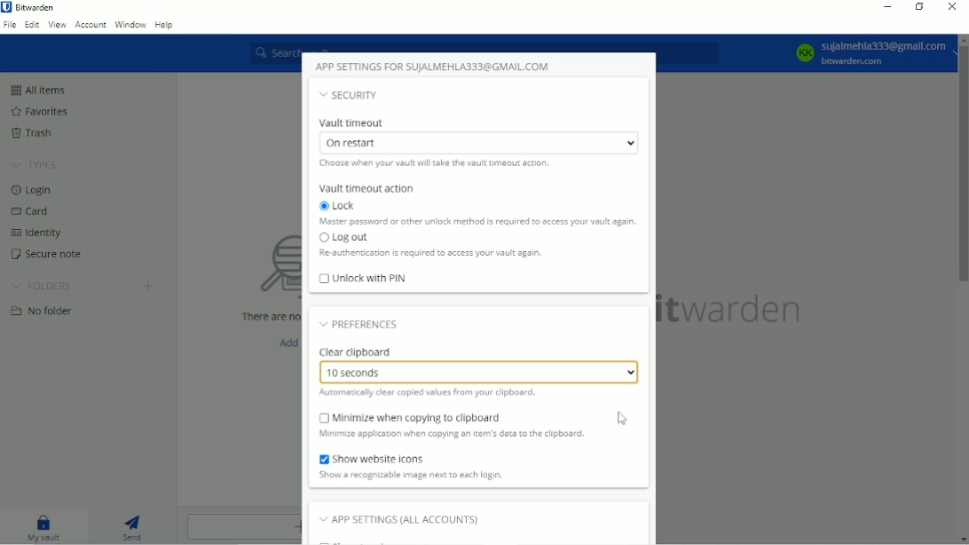  I want to click on KK Sujalmehla333@gmail.com      bitwarden.com, so click(871, 53).